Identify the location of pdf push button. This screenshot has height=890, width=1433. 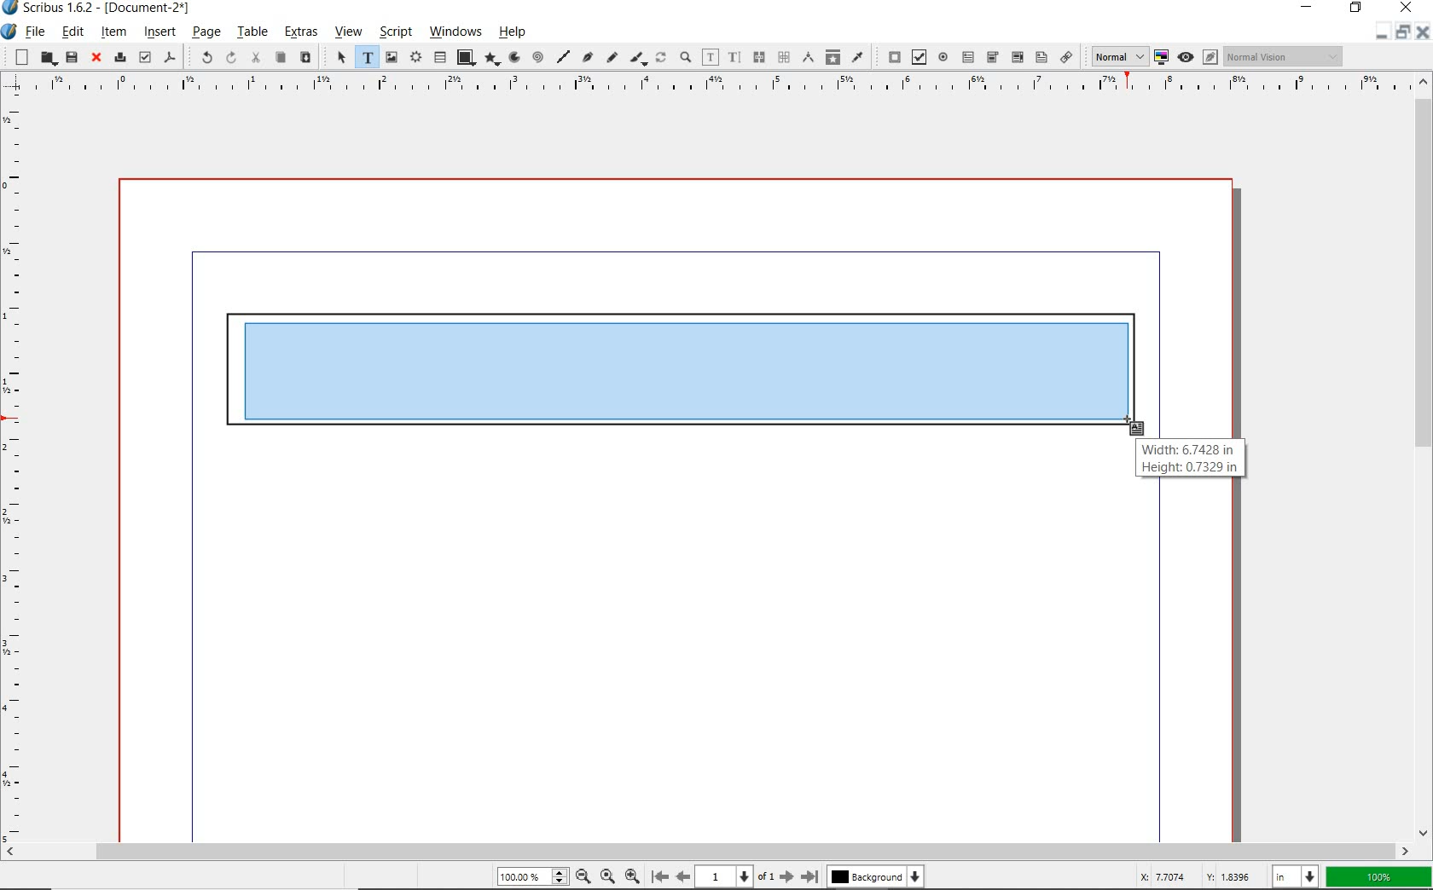
(890, 56).